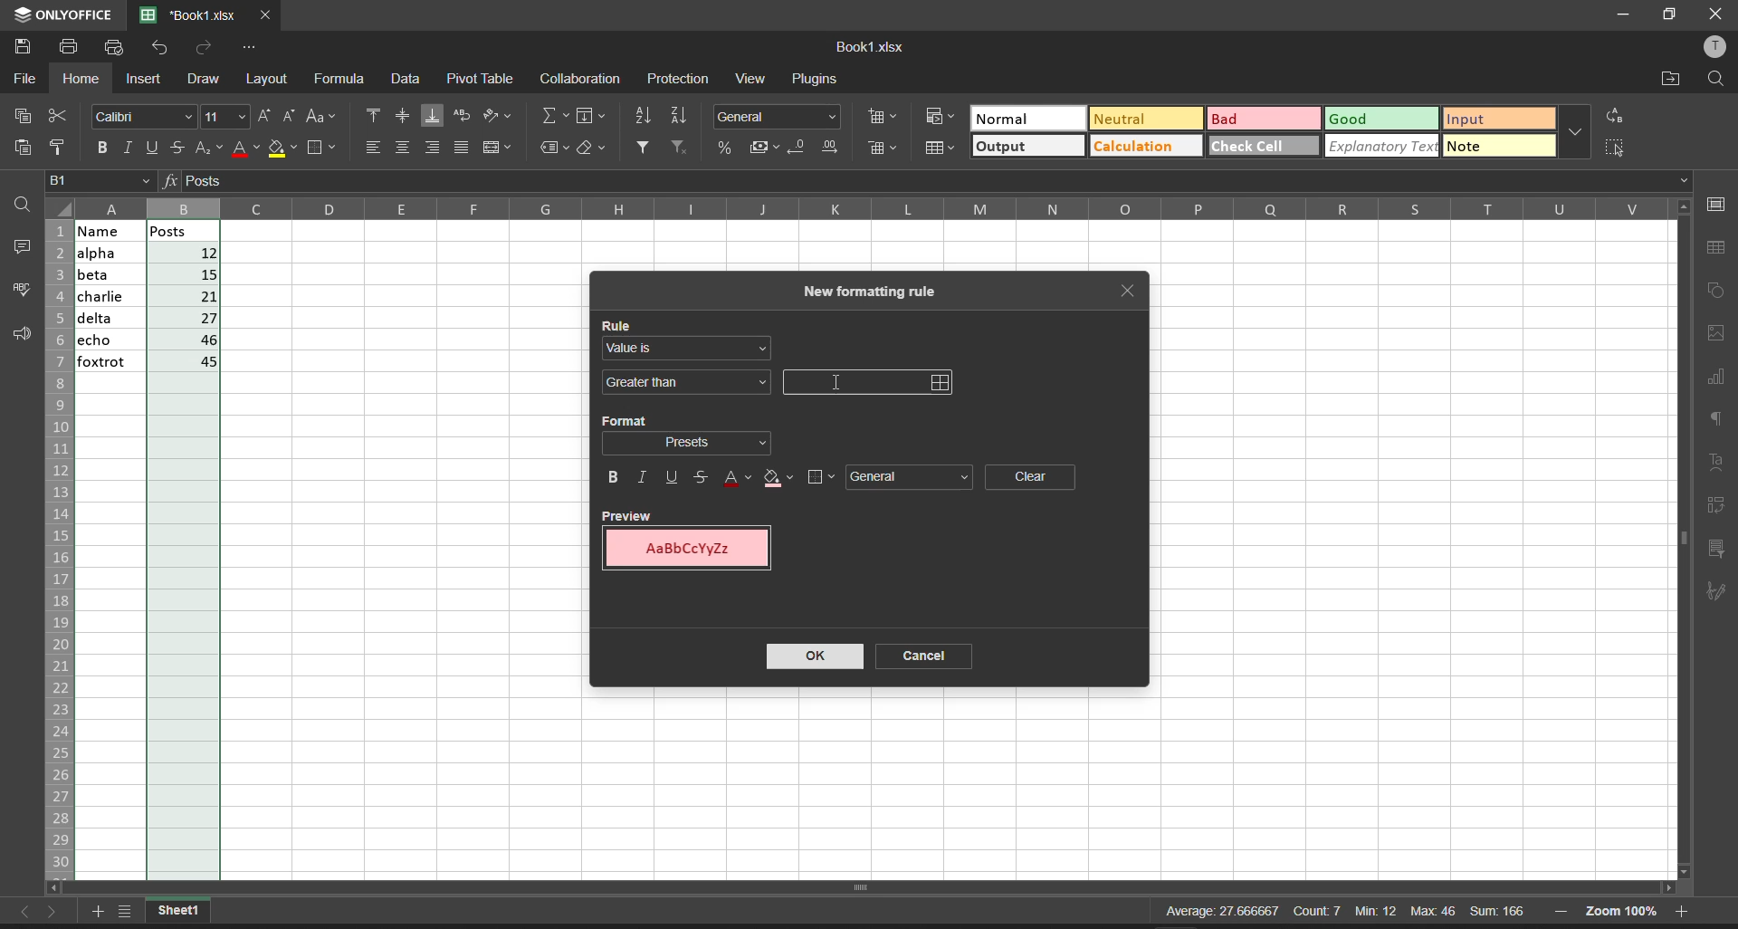 This screenshot has width=1738, height=929. What do you see at coordinates (581, 79) in the screenshot?
I see `collaboration` at bounding box center [581, 79].